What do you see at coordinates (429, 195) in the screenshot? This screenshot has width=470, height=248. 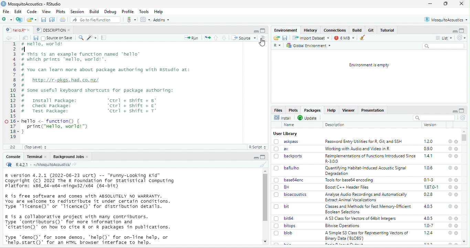 I see `0.2.8` at bounding box center [429, 195].